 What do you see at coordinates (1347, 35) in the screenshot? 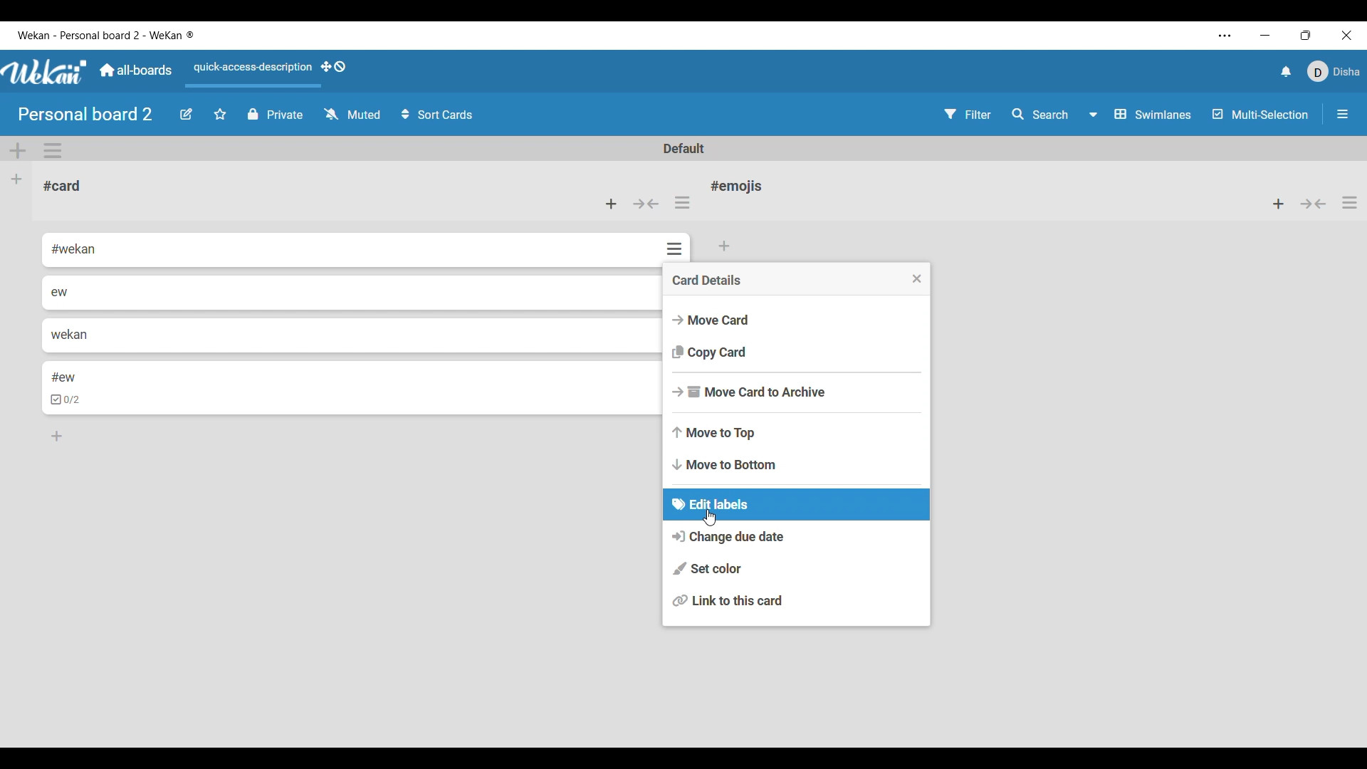
I see `Close interface ` at bounding box center [1347, 35].